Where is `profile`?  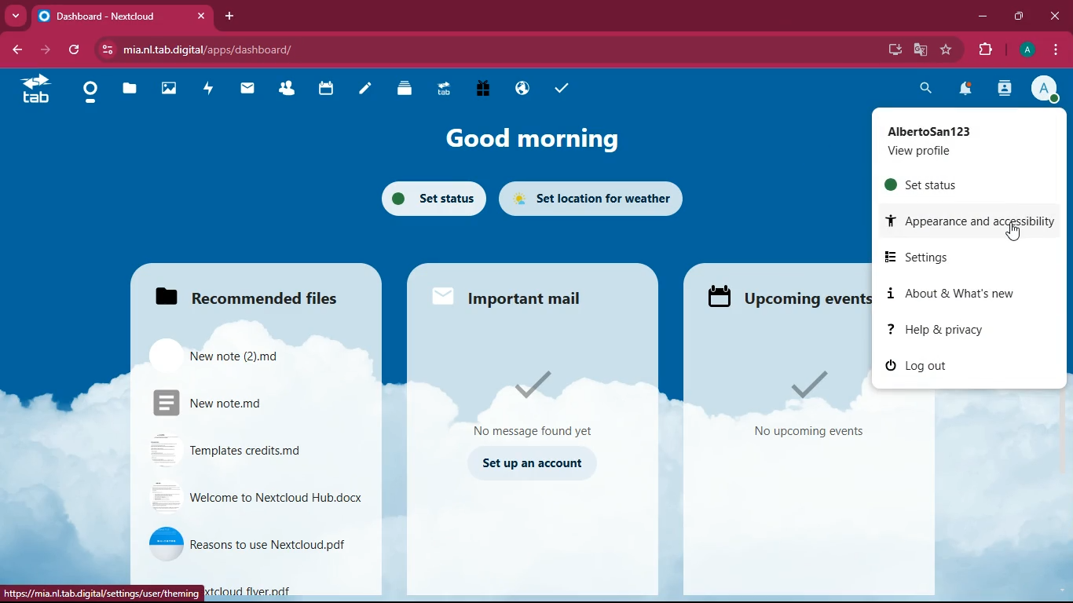 profile is located at coordinates (1043, 90).